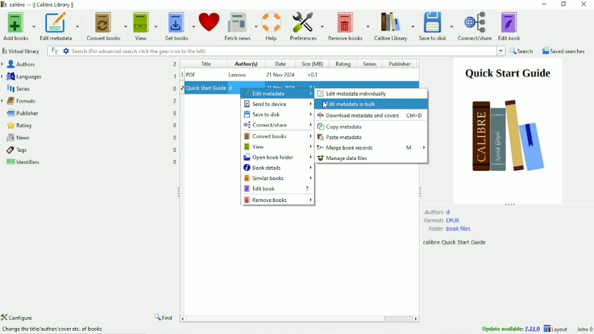 This screenshot has height=334, width=594. What do you see at coordinates (164, 318) in the screenshot?
I see `Find` at bounding box center [164, 318].